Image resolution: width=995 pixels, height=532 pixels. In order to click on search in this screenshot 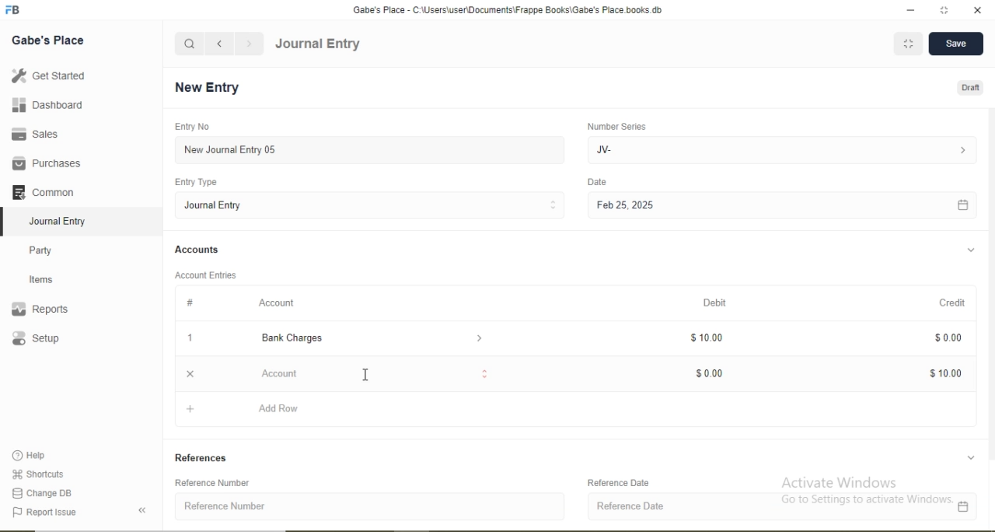, I will do `click(190, 44)`.